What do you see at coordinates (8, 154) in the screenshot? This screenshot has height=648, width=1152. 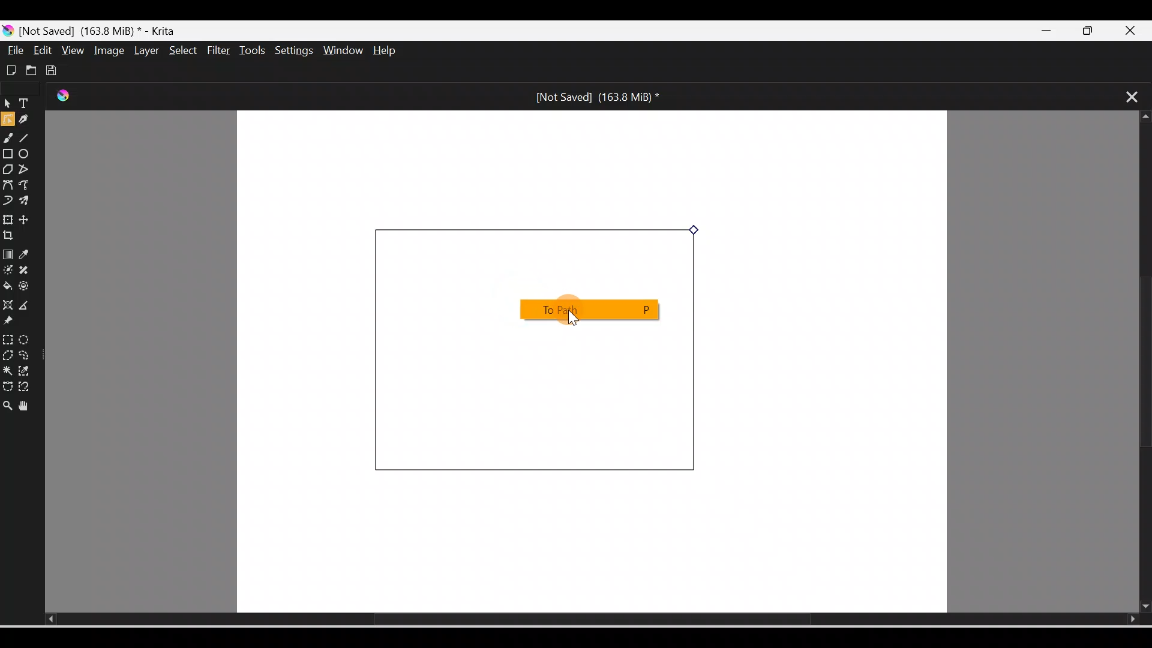 I see `Rectangle` at bounding box center [8, 154].